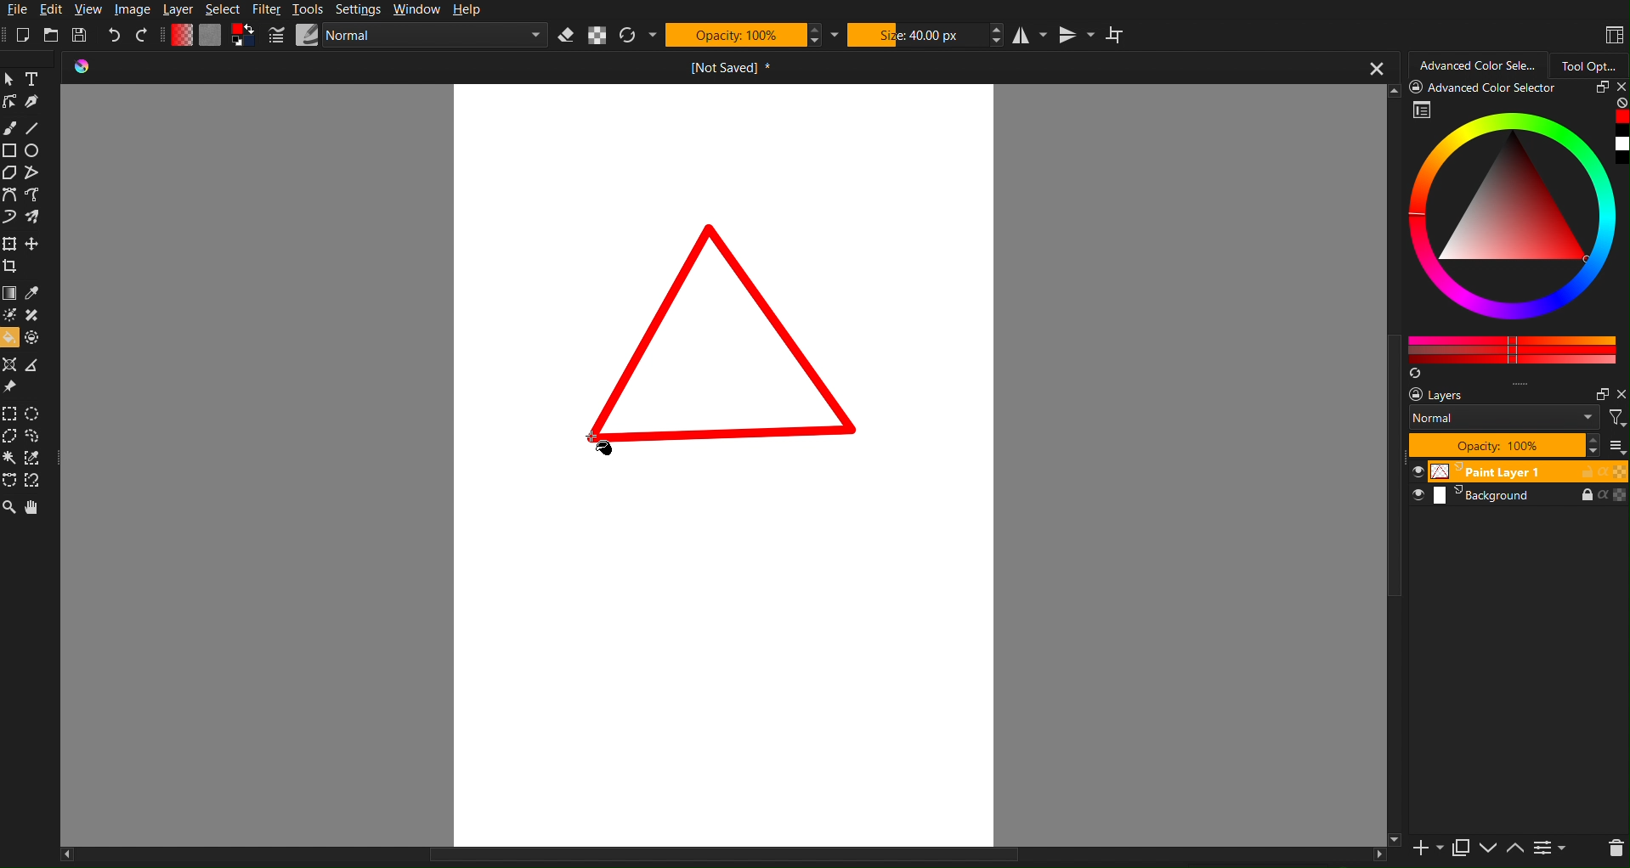  Describe the element at coordinates (718, 344) in the screenshot. I see `triangle` at that location.